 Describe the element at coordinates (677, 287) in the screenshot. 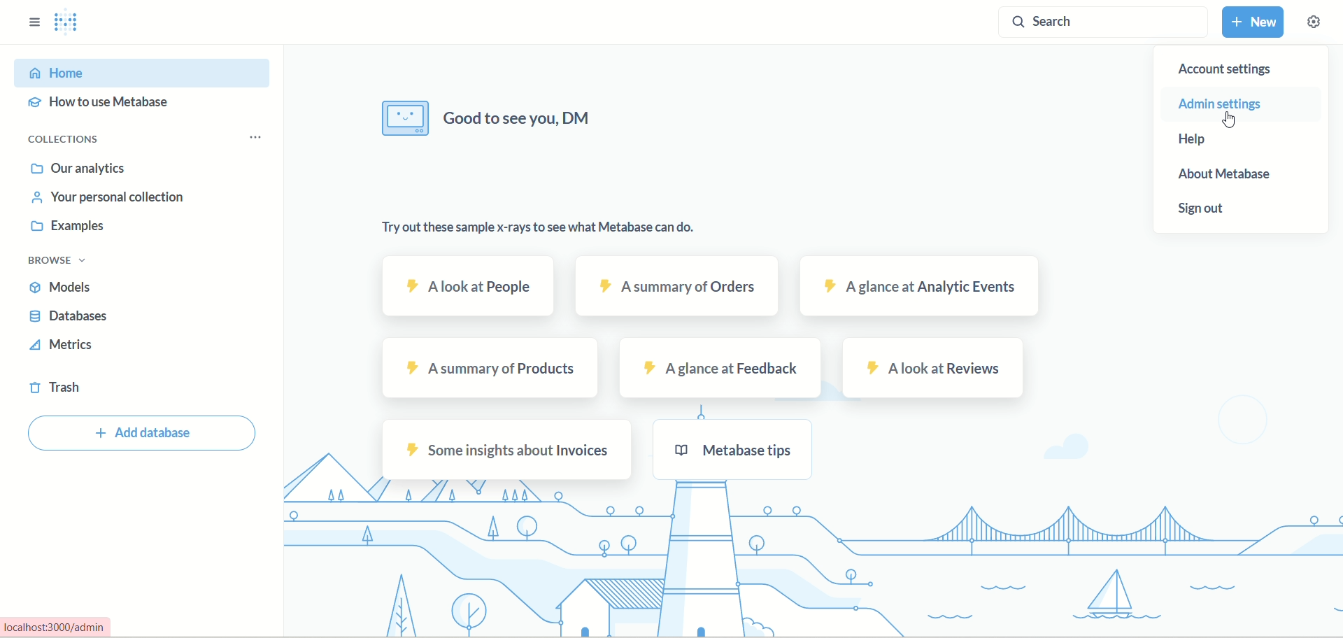

I see `orders` at that location.